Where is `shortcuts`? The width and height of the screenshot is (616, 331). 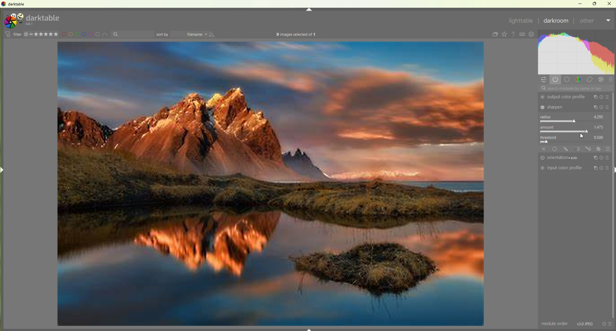 shortcuts is located at coordinates (523, 34).